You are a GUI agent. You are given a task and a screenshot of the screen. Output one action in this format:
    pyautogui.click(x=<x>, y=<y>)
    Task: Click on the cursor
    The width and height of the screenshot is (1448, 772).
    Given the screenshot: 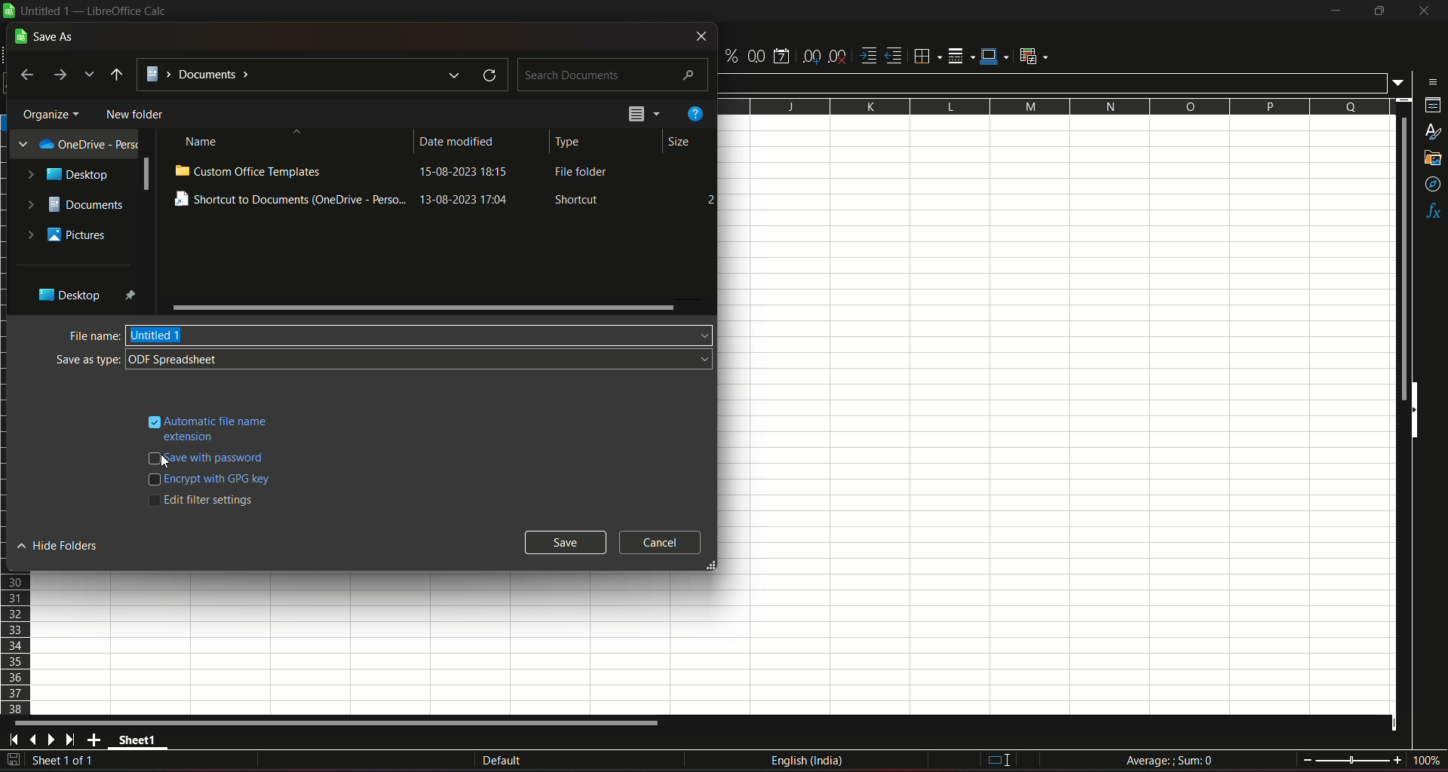 What is the action you would take?
    pyautogui.click(x=166, y=462)
    